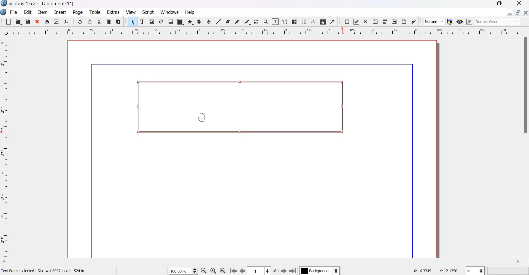 This screenshot has height=275, width=529. I want to click on close, so click(525, 12).